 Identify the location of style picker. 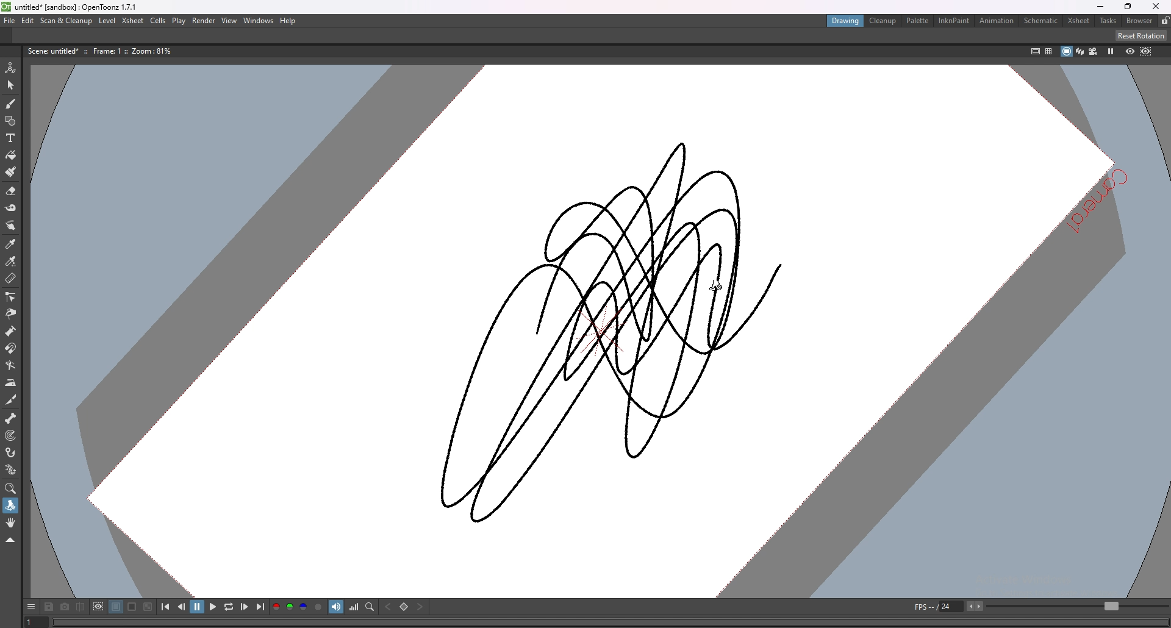
(12, 244).